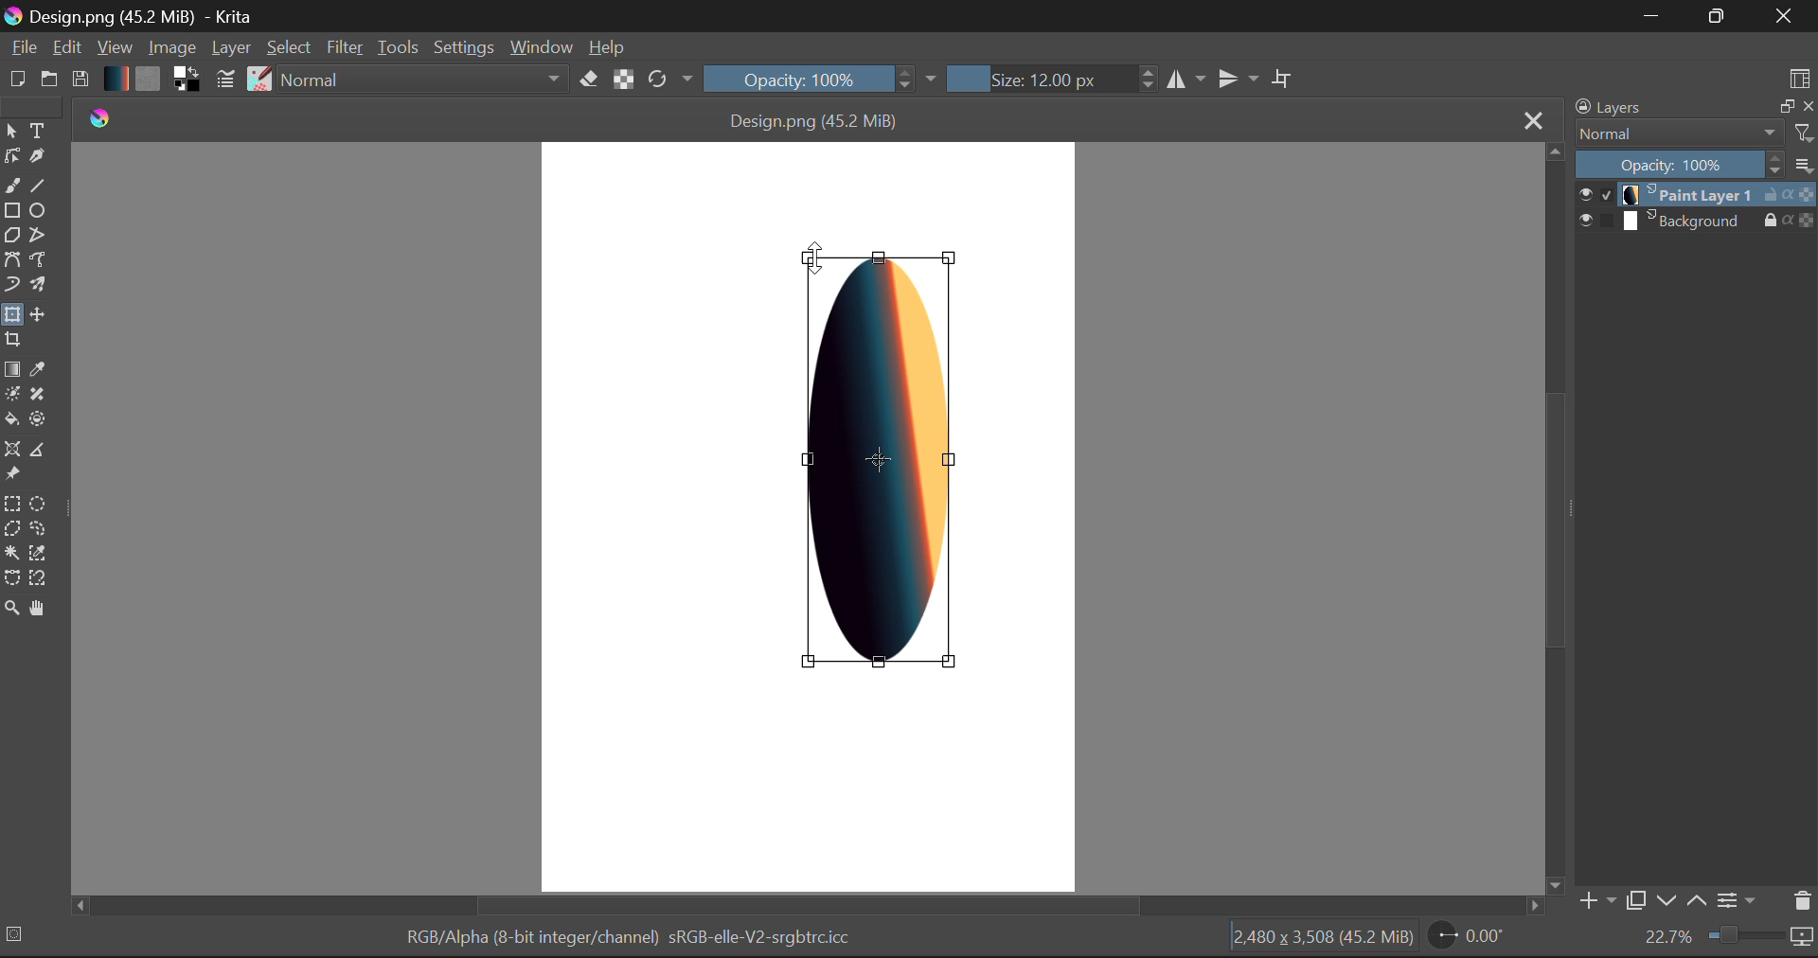  What do you see at coordinates (12, 186) in the screenshot?
I see `Freehand` at bounding box center [12, 186].